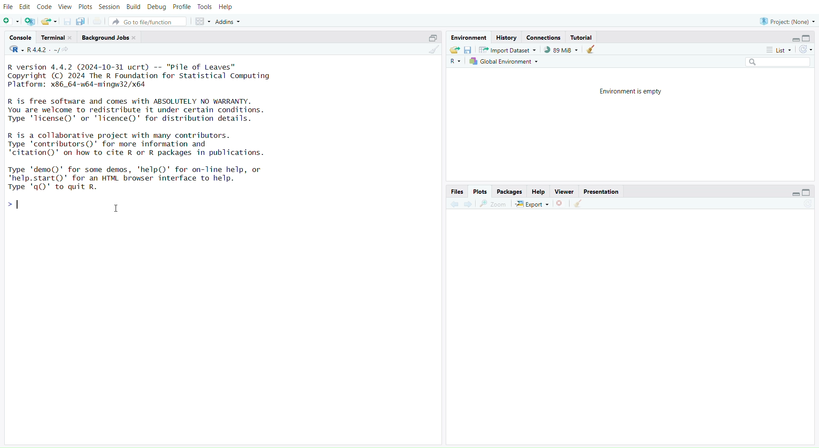 The image size is (819, 448). Describe the element at coordinates (430, 39) in the screenshot. I see `Maximize` at that location.